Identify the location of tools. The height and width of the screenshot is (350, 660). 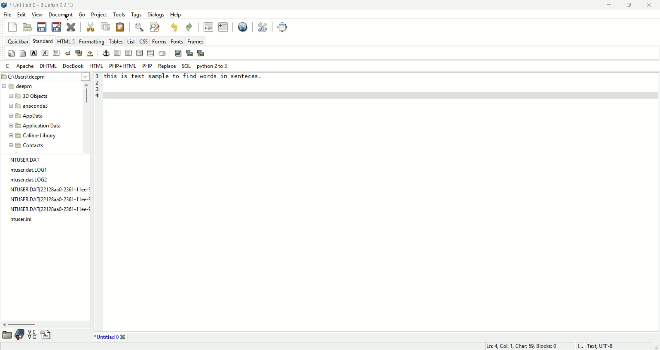
(119, 14).